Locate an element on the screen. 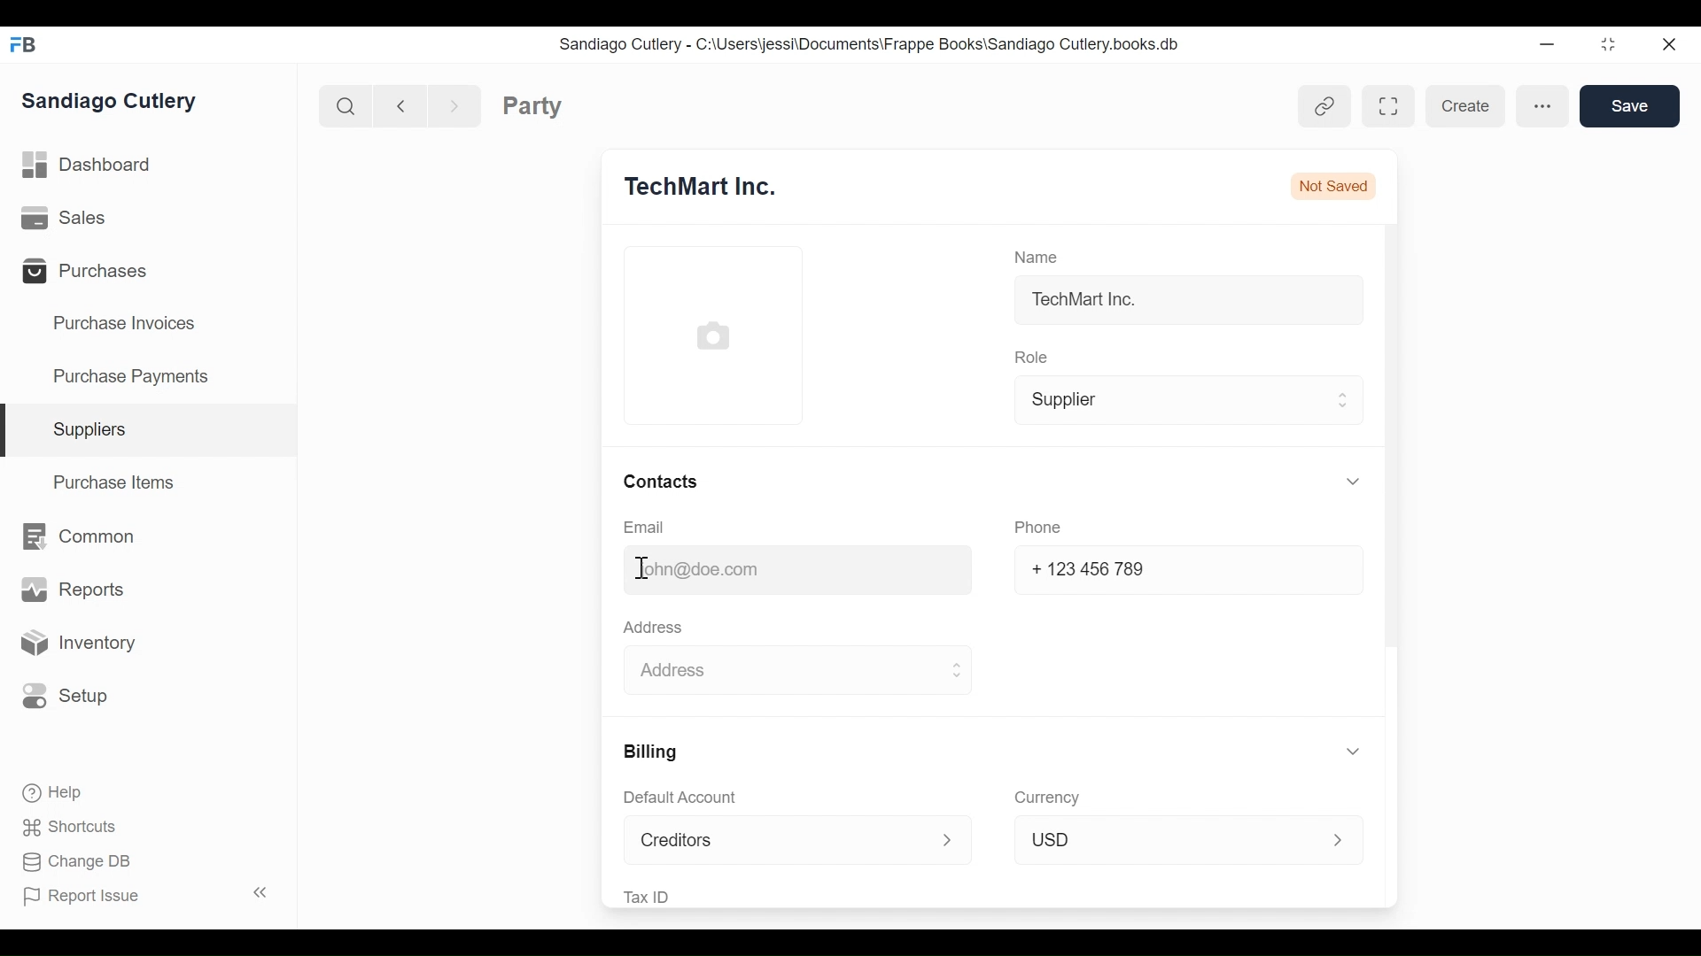 The width and height of the screenshot is (1701, 956). search is located at coordinates (348, 107).